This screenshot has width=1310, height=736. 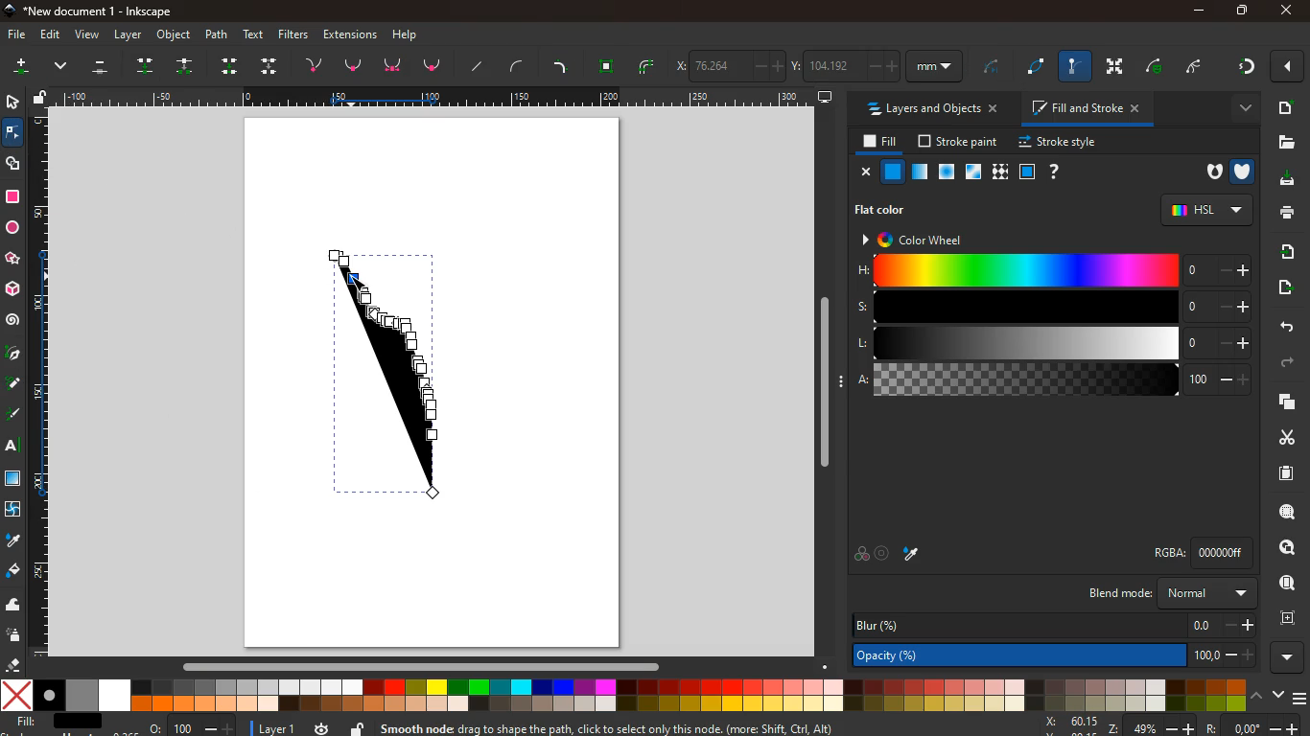 What do you see at coordinates (1052, 172) in the screenshot?
I see `help` at bounding box center [1052, 172].